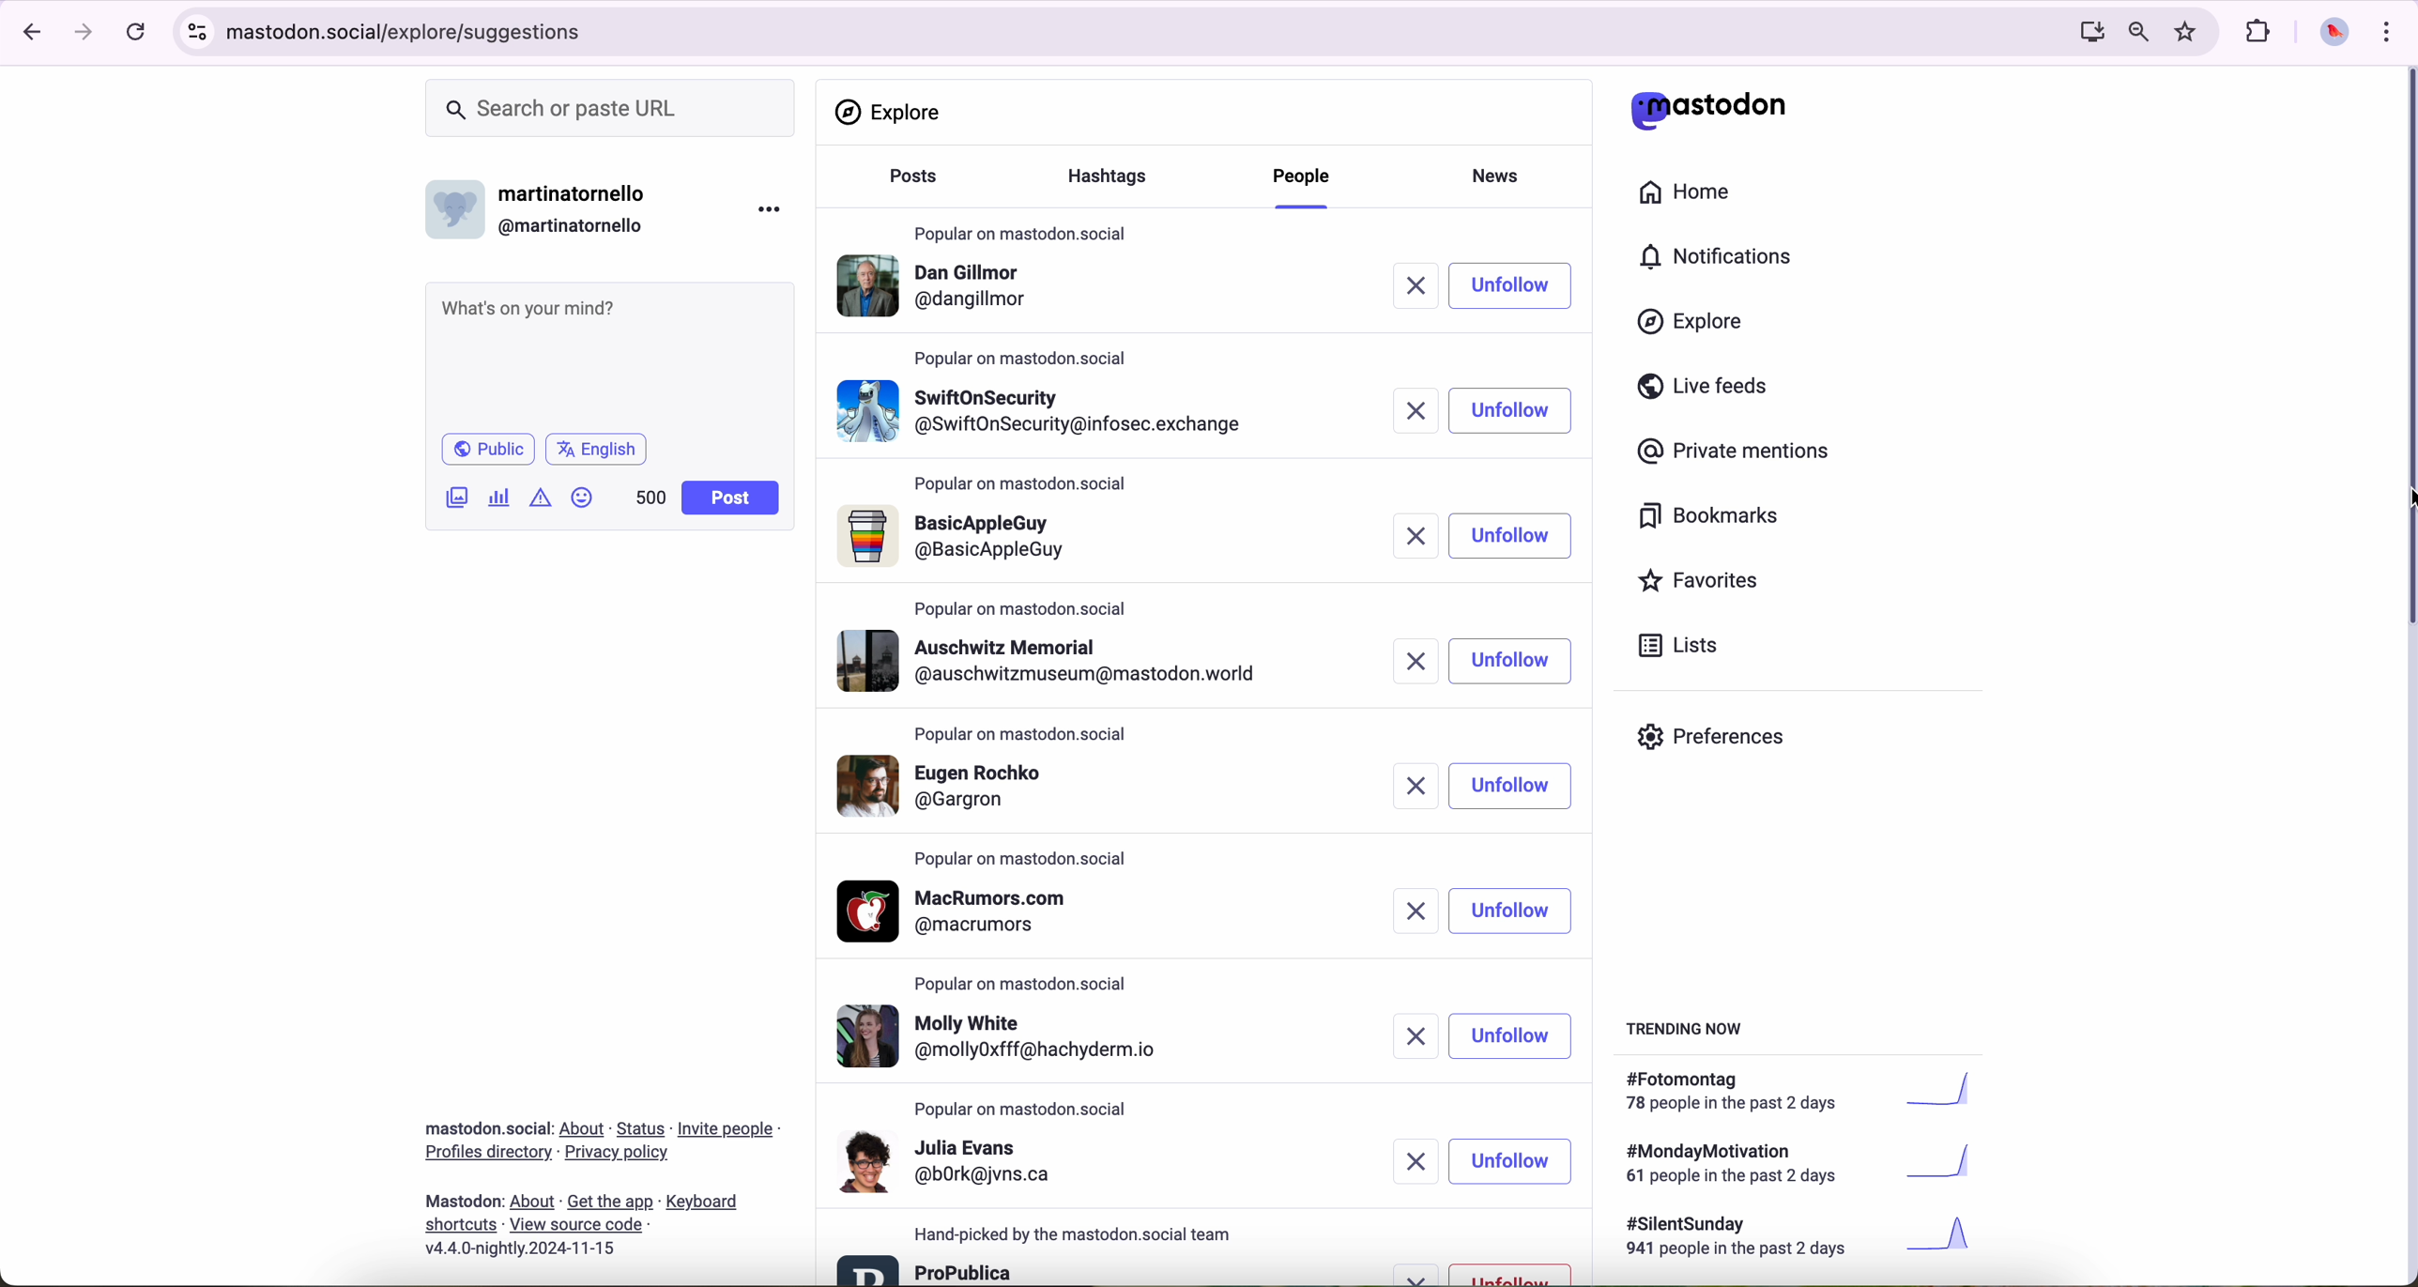 The width and height of the screenshot is (2418, 1287). What do you see at coordinates (1023, 485) in the screenshot?
I see `popular on mastodon.social` at bounding box center [1023, 485].